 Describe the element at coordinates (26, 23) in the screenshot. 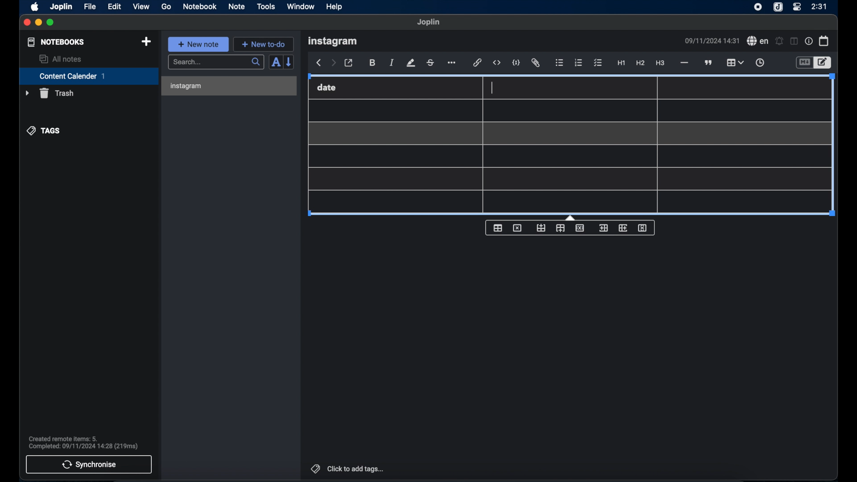

I see `close` at that location.